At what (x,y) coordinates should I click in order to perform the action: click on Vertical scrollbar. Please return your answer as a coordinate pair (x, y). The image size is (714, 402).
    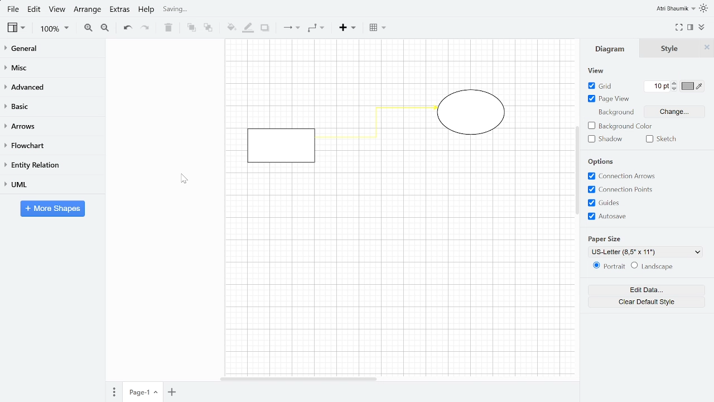
    Looking at the image, I should click on (577, 170).